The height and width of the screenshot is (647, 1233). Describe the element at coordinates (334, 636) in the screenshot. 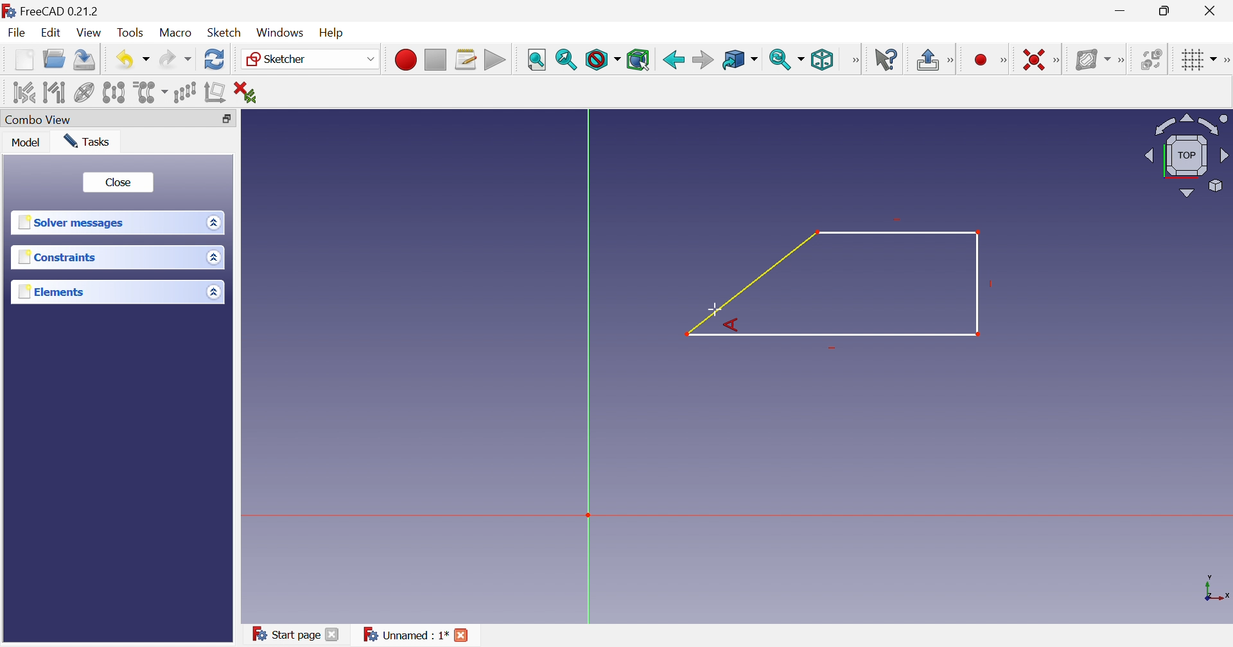

I see `Close` at that location.